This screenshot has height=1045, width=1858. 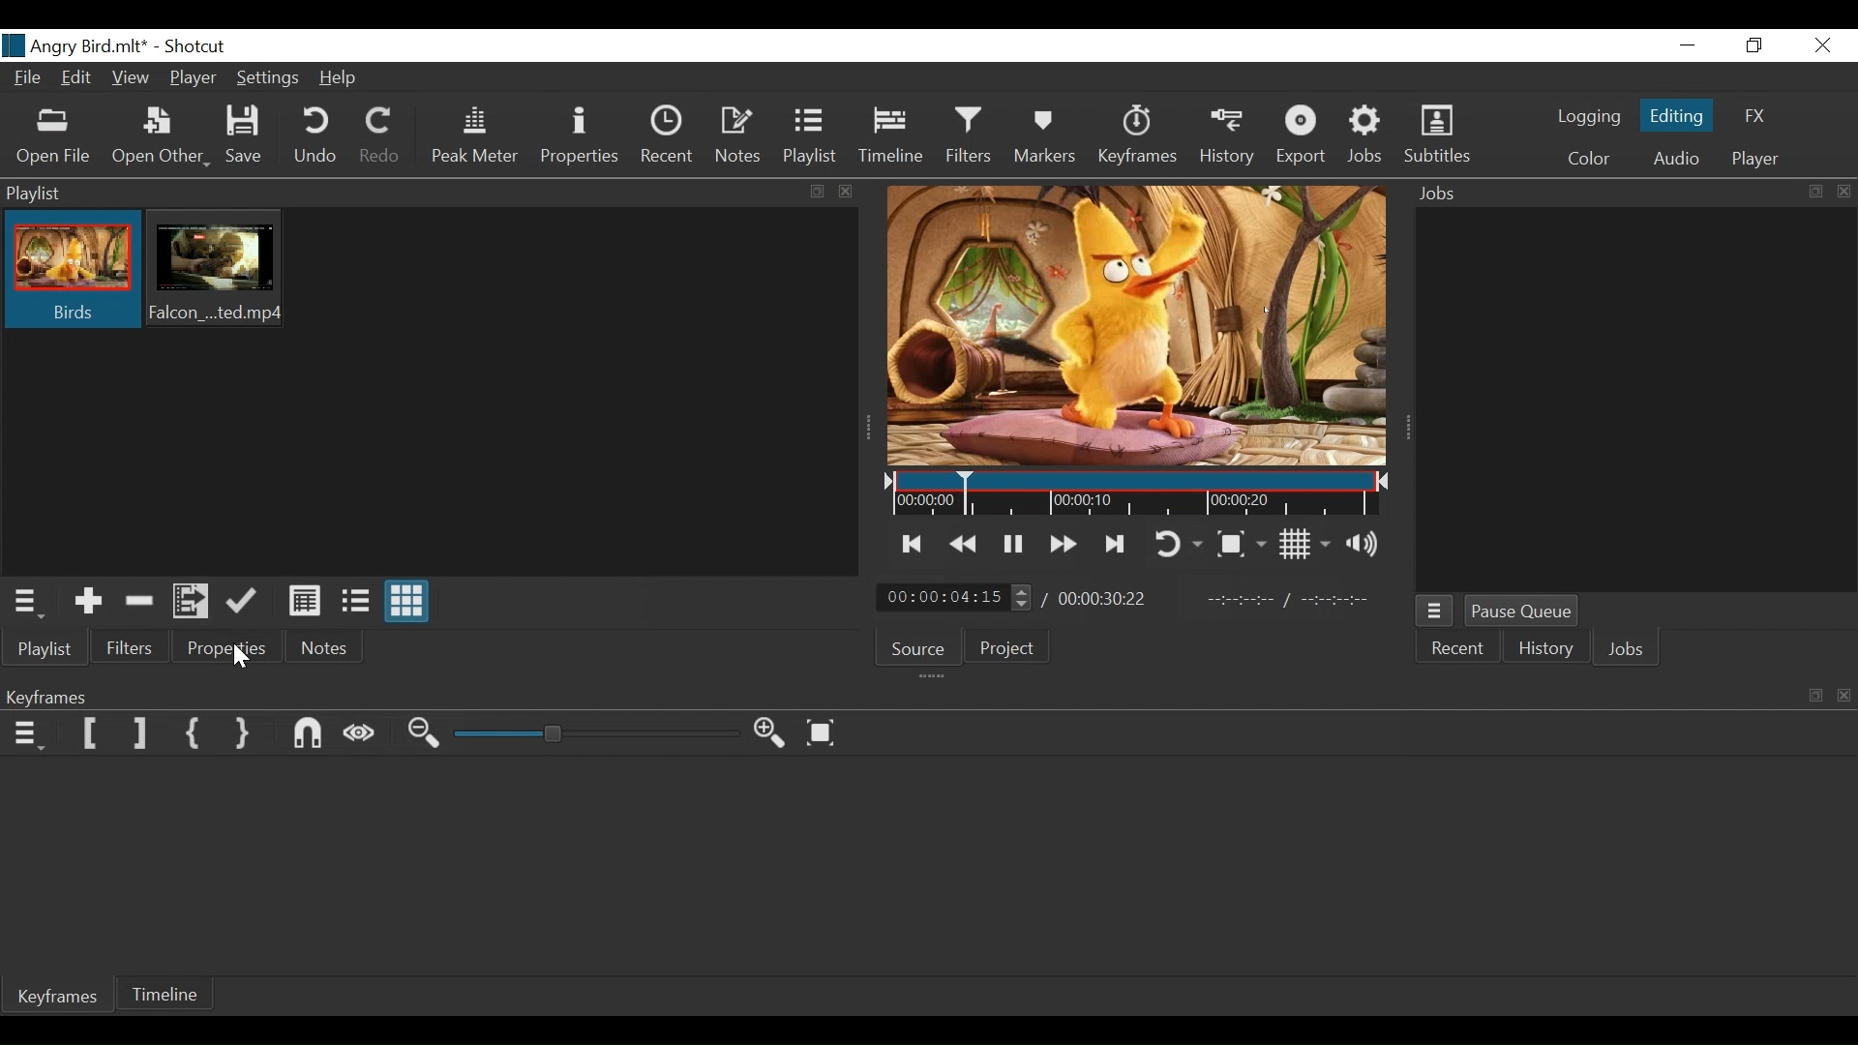 I want to click on Close, so click(x=1820, y=45).